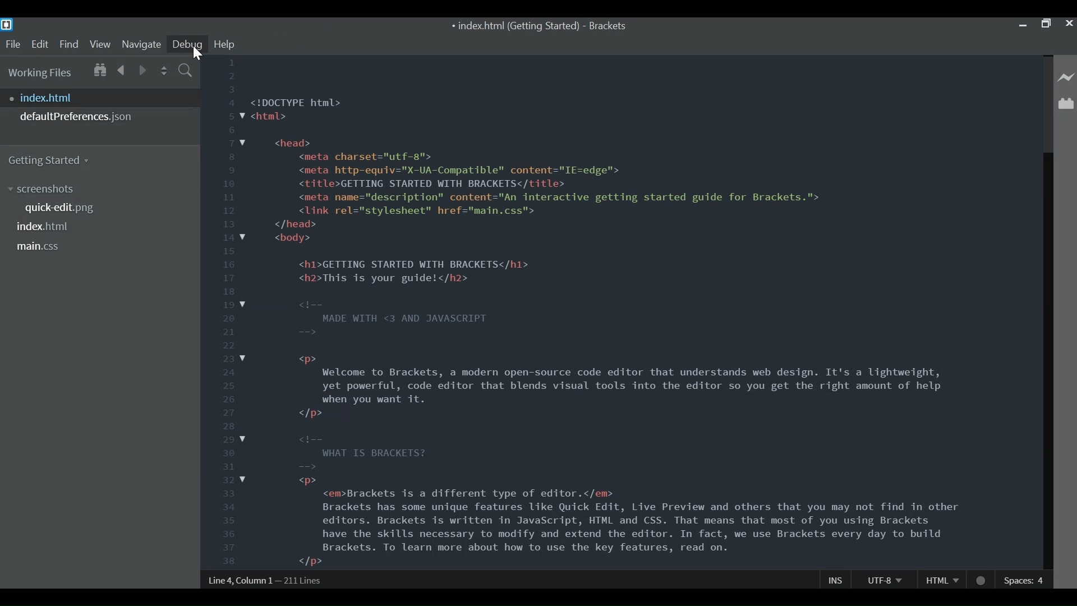 The height and width of the screenshot is (606, 1077). I want to click on Split the File Vertically or Horizontally, so click(164, 71).